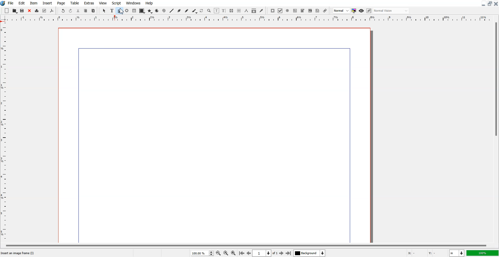  What do you see at coordinates (34, 3) in the screenshot?
I see `Item` at bounding box center [34, 3].